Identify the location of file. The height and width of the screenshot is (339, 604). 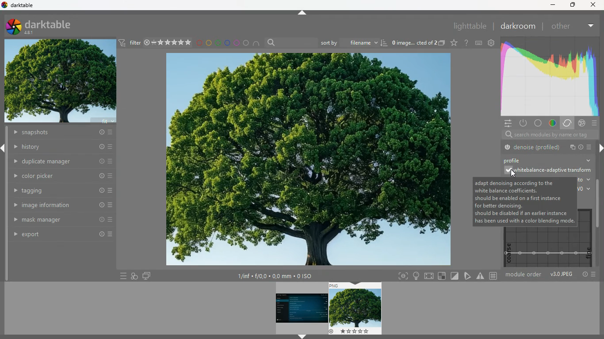
(571, 147).